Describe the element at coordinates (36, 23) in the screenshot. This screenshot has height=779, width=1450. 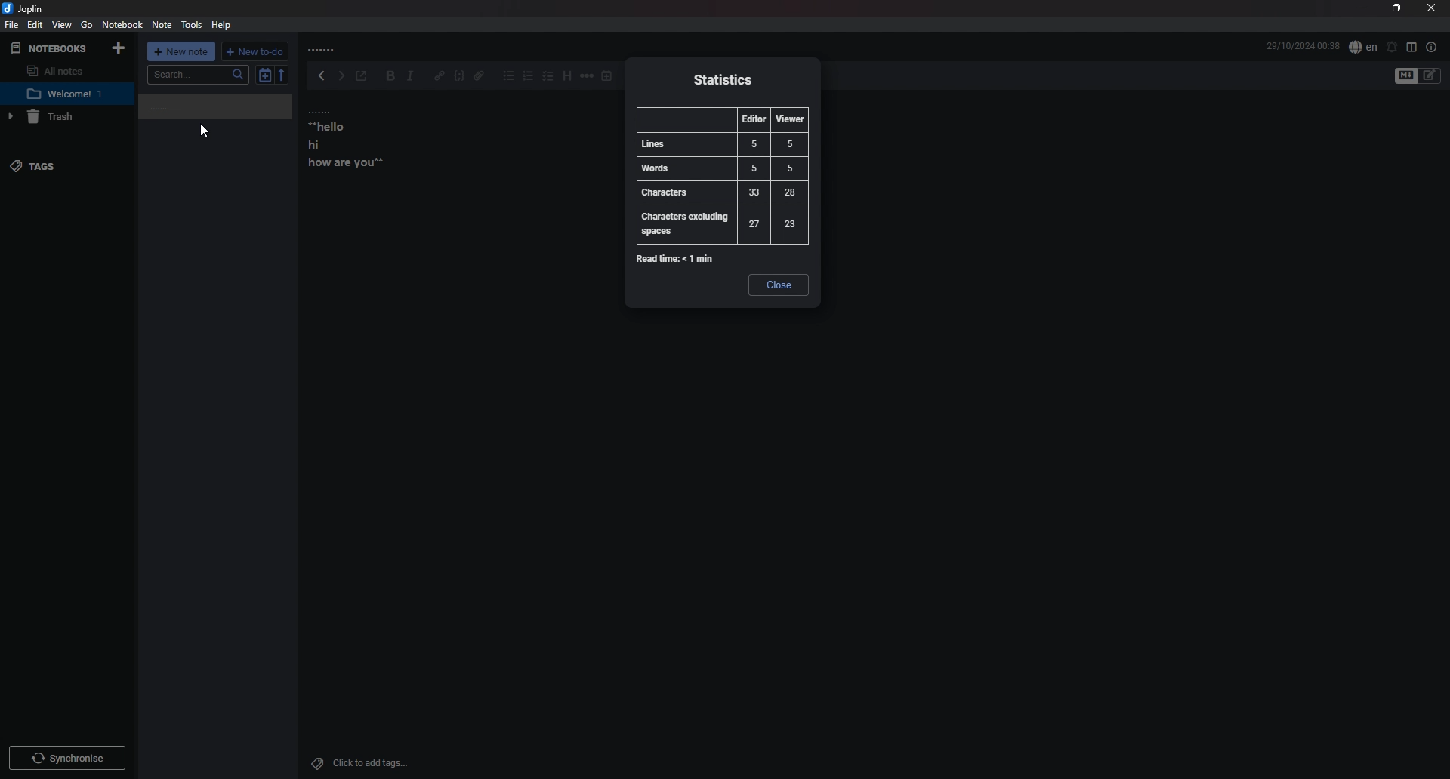
I see `Edit` at that location.